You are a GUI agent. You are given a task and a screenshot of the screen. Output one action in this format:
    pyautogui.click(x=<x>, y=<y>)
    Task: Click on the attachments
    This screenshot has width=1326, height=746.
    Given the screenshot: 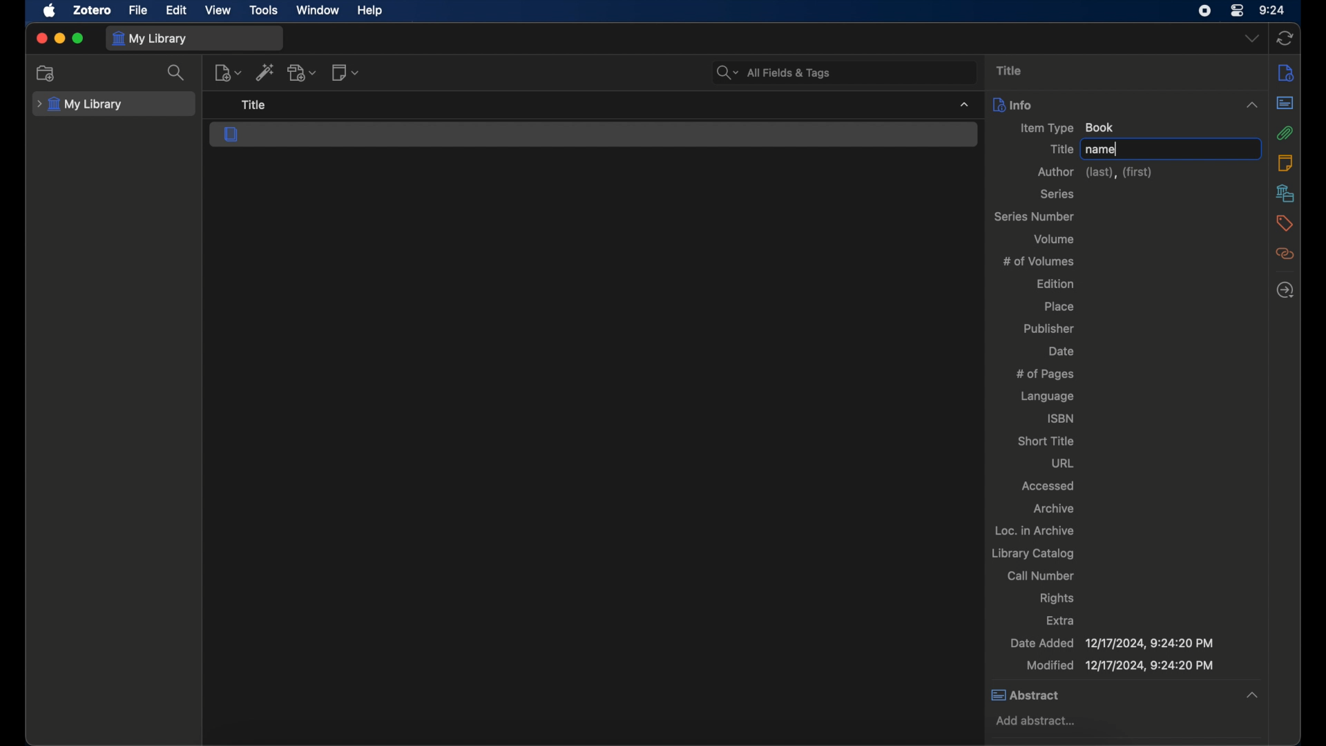 What is the action you would take?
    pyautogui.click(x=1286, y=133)
    